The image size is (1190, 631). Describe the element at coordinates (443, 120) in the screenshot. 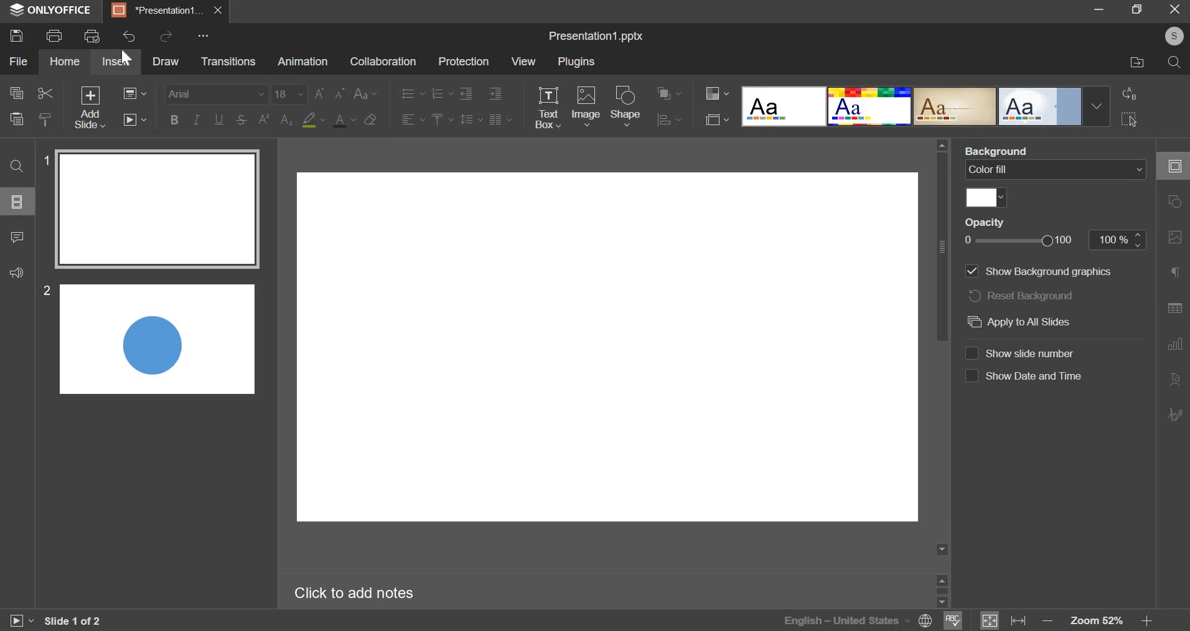

I see `vertical alignment` at that location.